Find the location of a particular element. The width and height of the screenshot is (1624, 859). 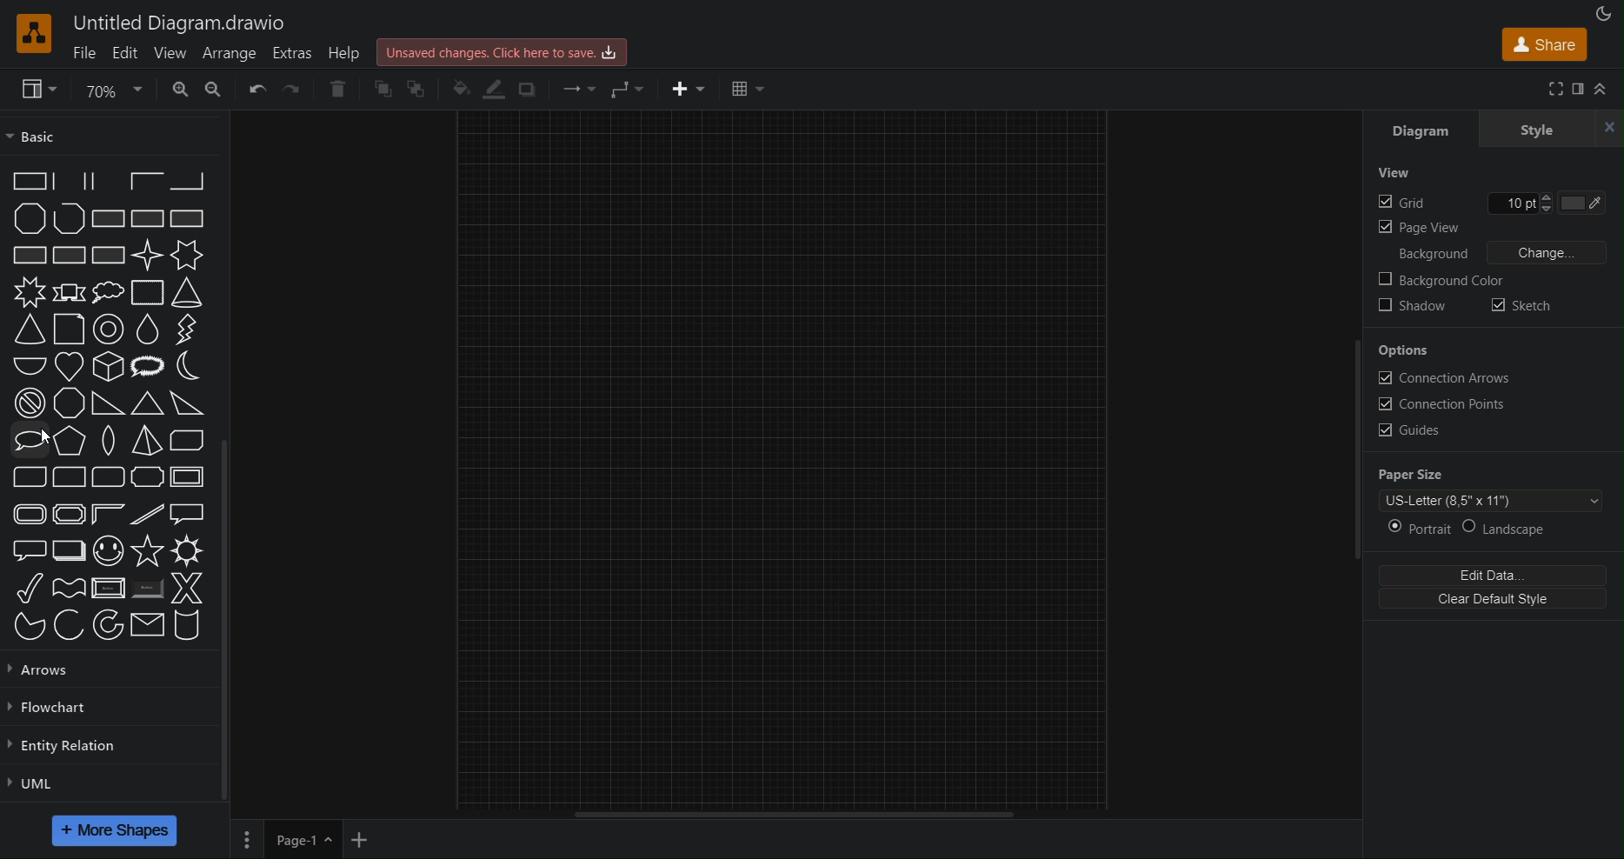

Corner Rounded Rectangle is located at coordinates (70, 476).